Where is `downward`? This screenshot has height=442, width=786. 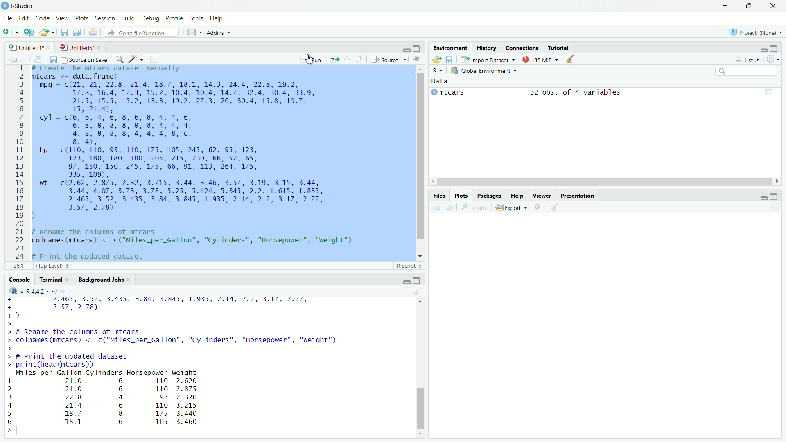
downward is located at coordinates (360, 57).